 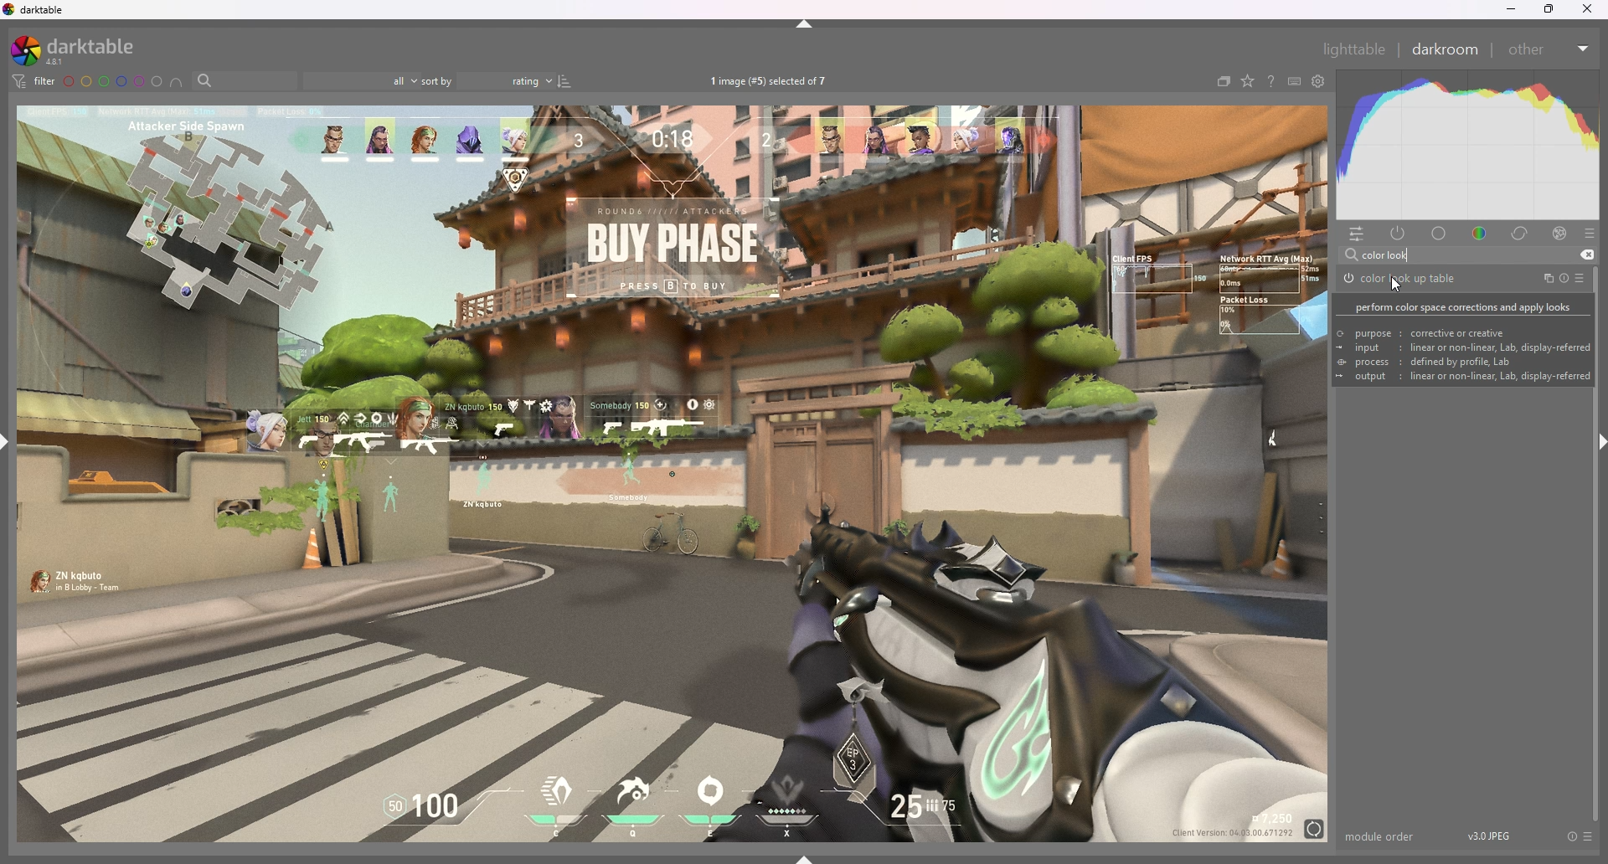 What do you see at coordinates (1571, 836) in the screenshot?
I see `reset` at bounding box center [1571, 836].